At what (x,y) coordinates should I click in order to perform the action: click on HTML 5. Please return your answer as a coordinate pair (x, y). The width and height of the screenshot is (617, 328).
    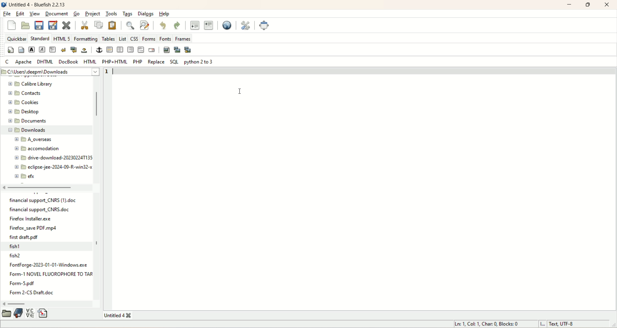
    Looking at the image, I should click on (62, 39).